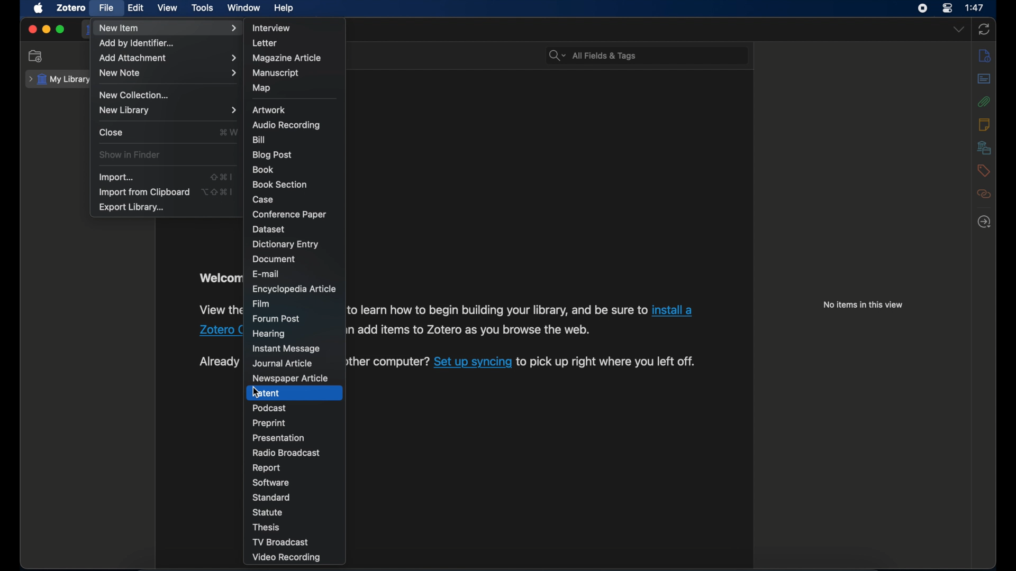  Describe the element at coordinates (286, 453) in the screenshot. I see `radio broadcast` at that location.